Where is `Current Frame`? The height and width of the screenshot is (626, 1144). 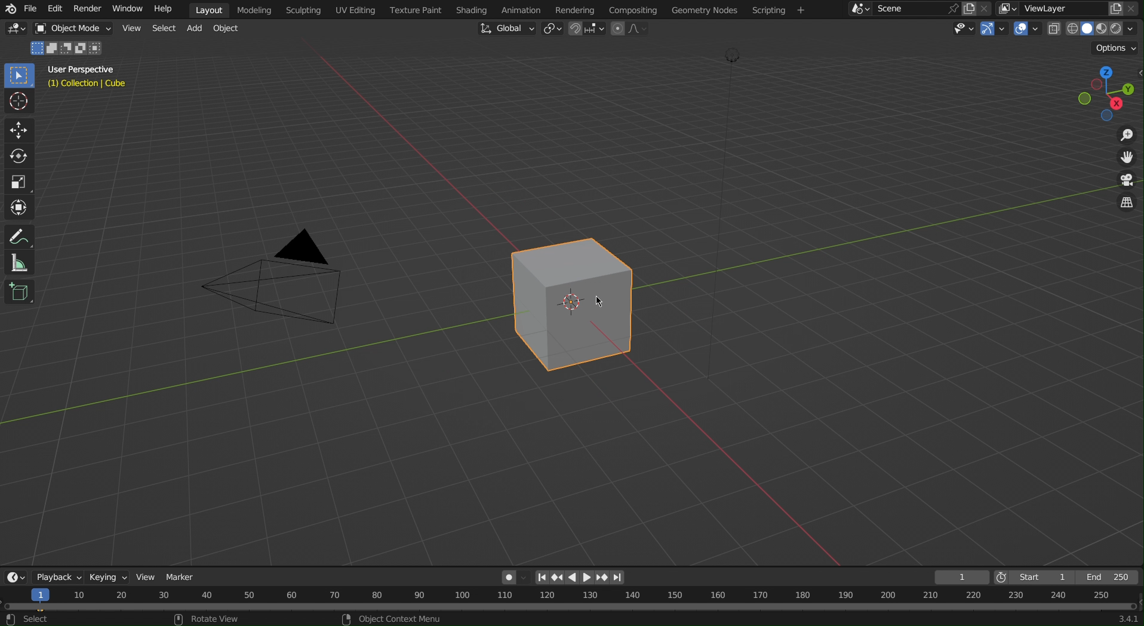 Current Frame is located at coordinates (961, 577).